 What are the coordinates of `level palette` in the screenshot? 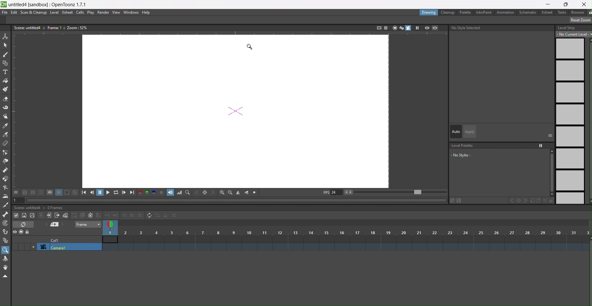 It's located at (501, 157).